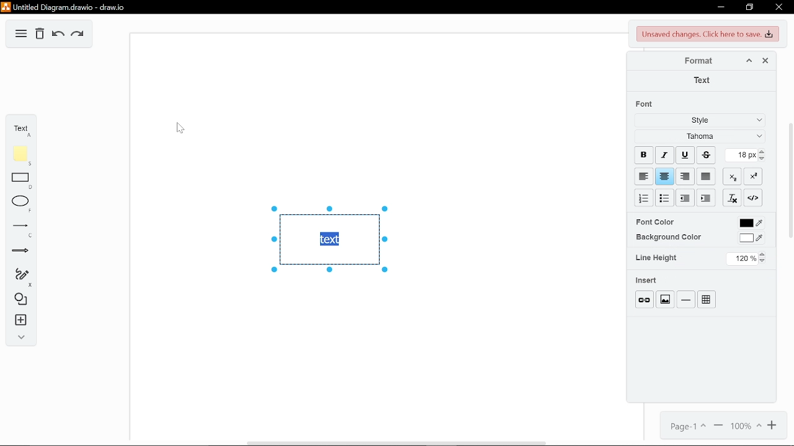  Describe the element at coordinates (685, 299) in the screenshot. I see `line` at that location.